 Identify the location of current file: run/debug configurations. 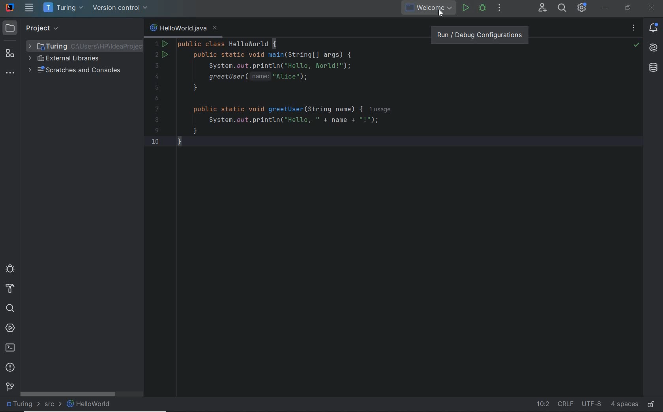
(418, 8).